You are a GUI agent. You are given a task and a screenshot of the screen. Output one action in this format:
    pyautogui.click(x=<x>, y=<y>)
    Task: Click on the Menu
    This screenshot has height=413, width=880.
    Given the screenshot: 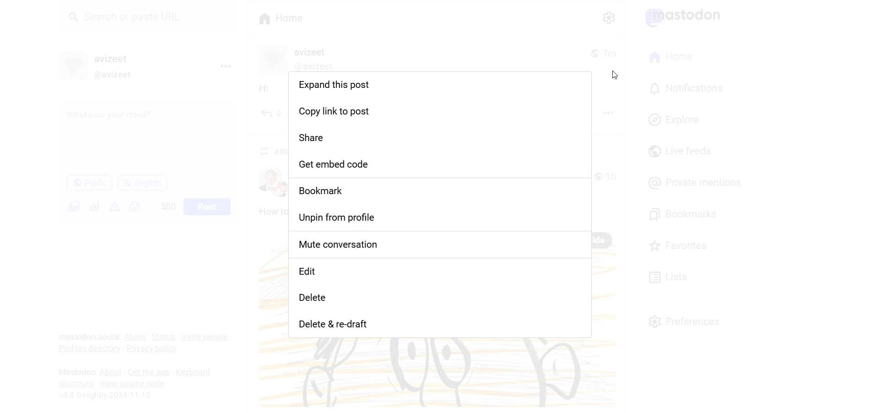 What is the action you would take?
    pyautogui.click(x=225, y=66)
    